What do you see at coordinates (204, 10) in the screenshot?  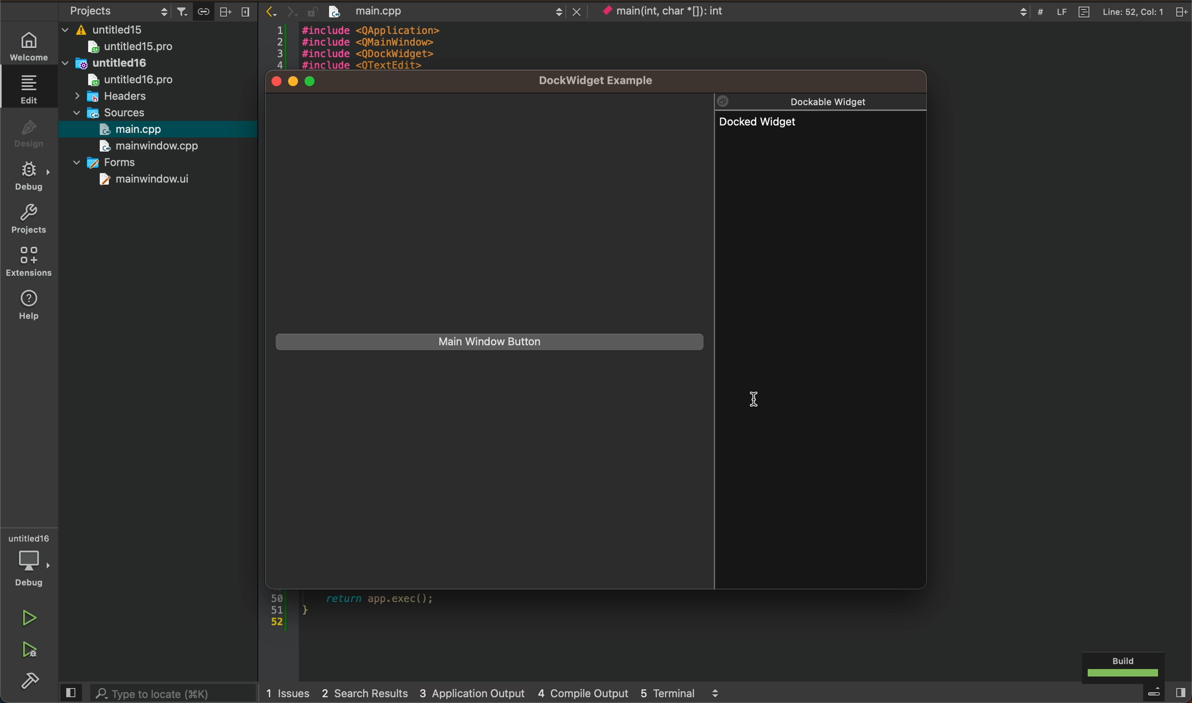 I see `save` at bounding box center [204, 10].